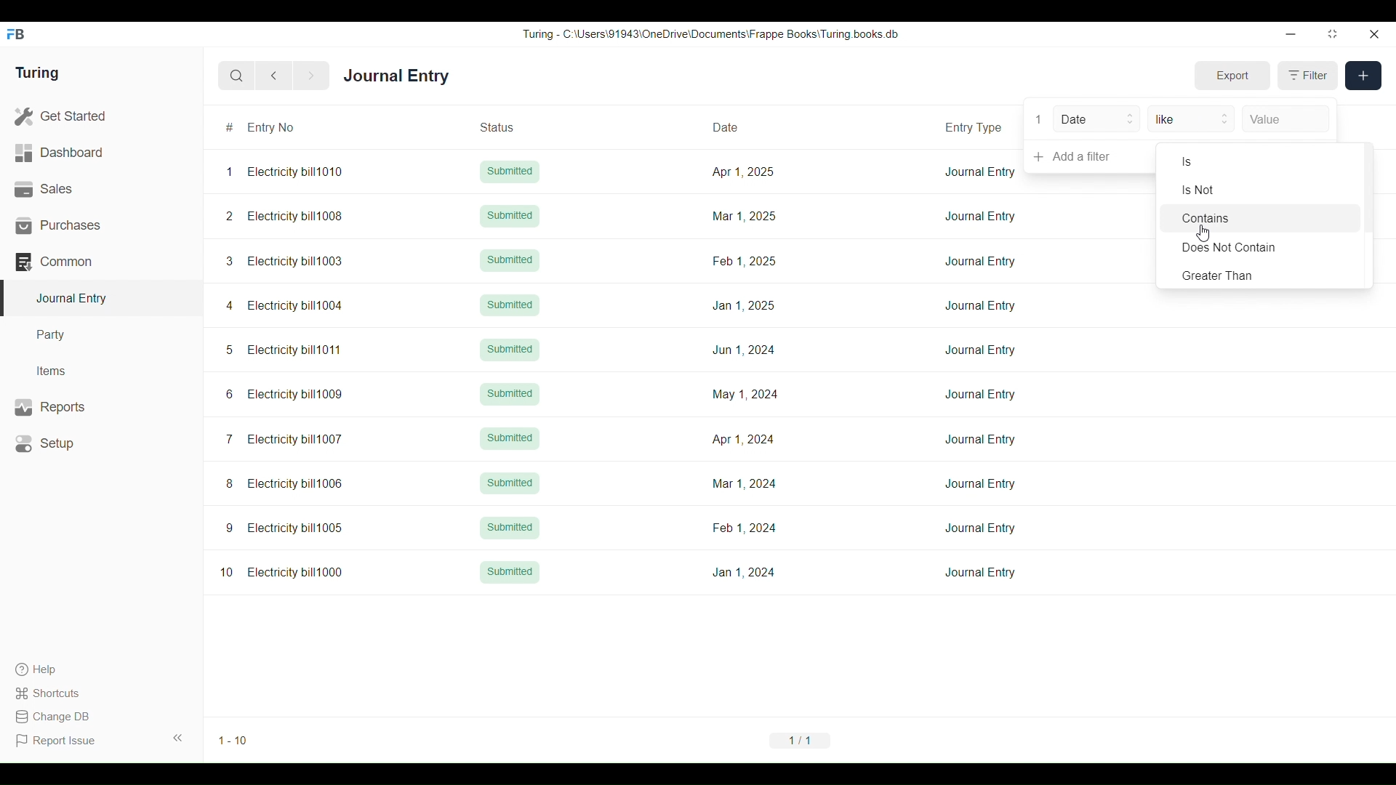 This screenshot has width=1396, height=785. What do you see at coordinates (980, 172) in the screenshot?
I see `Journal Entry` at bounding box center [980, 172].